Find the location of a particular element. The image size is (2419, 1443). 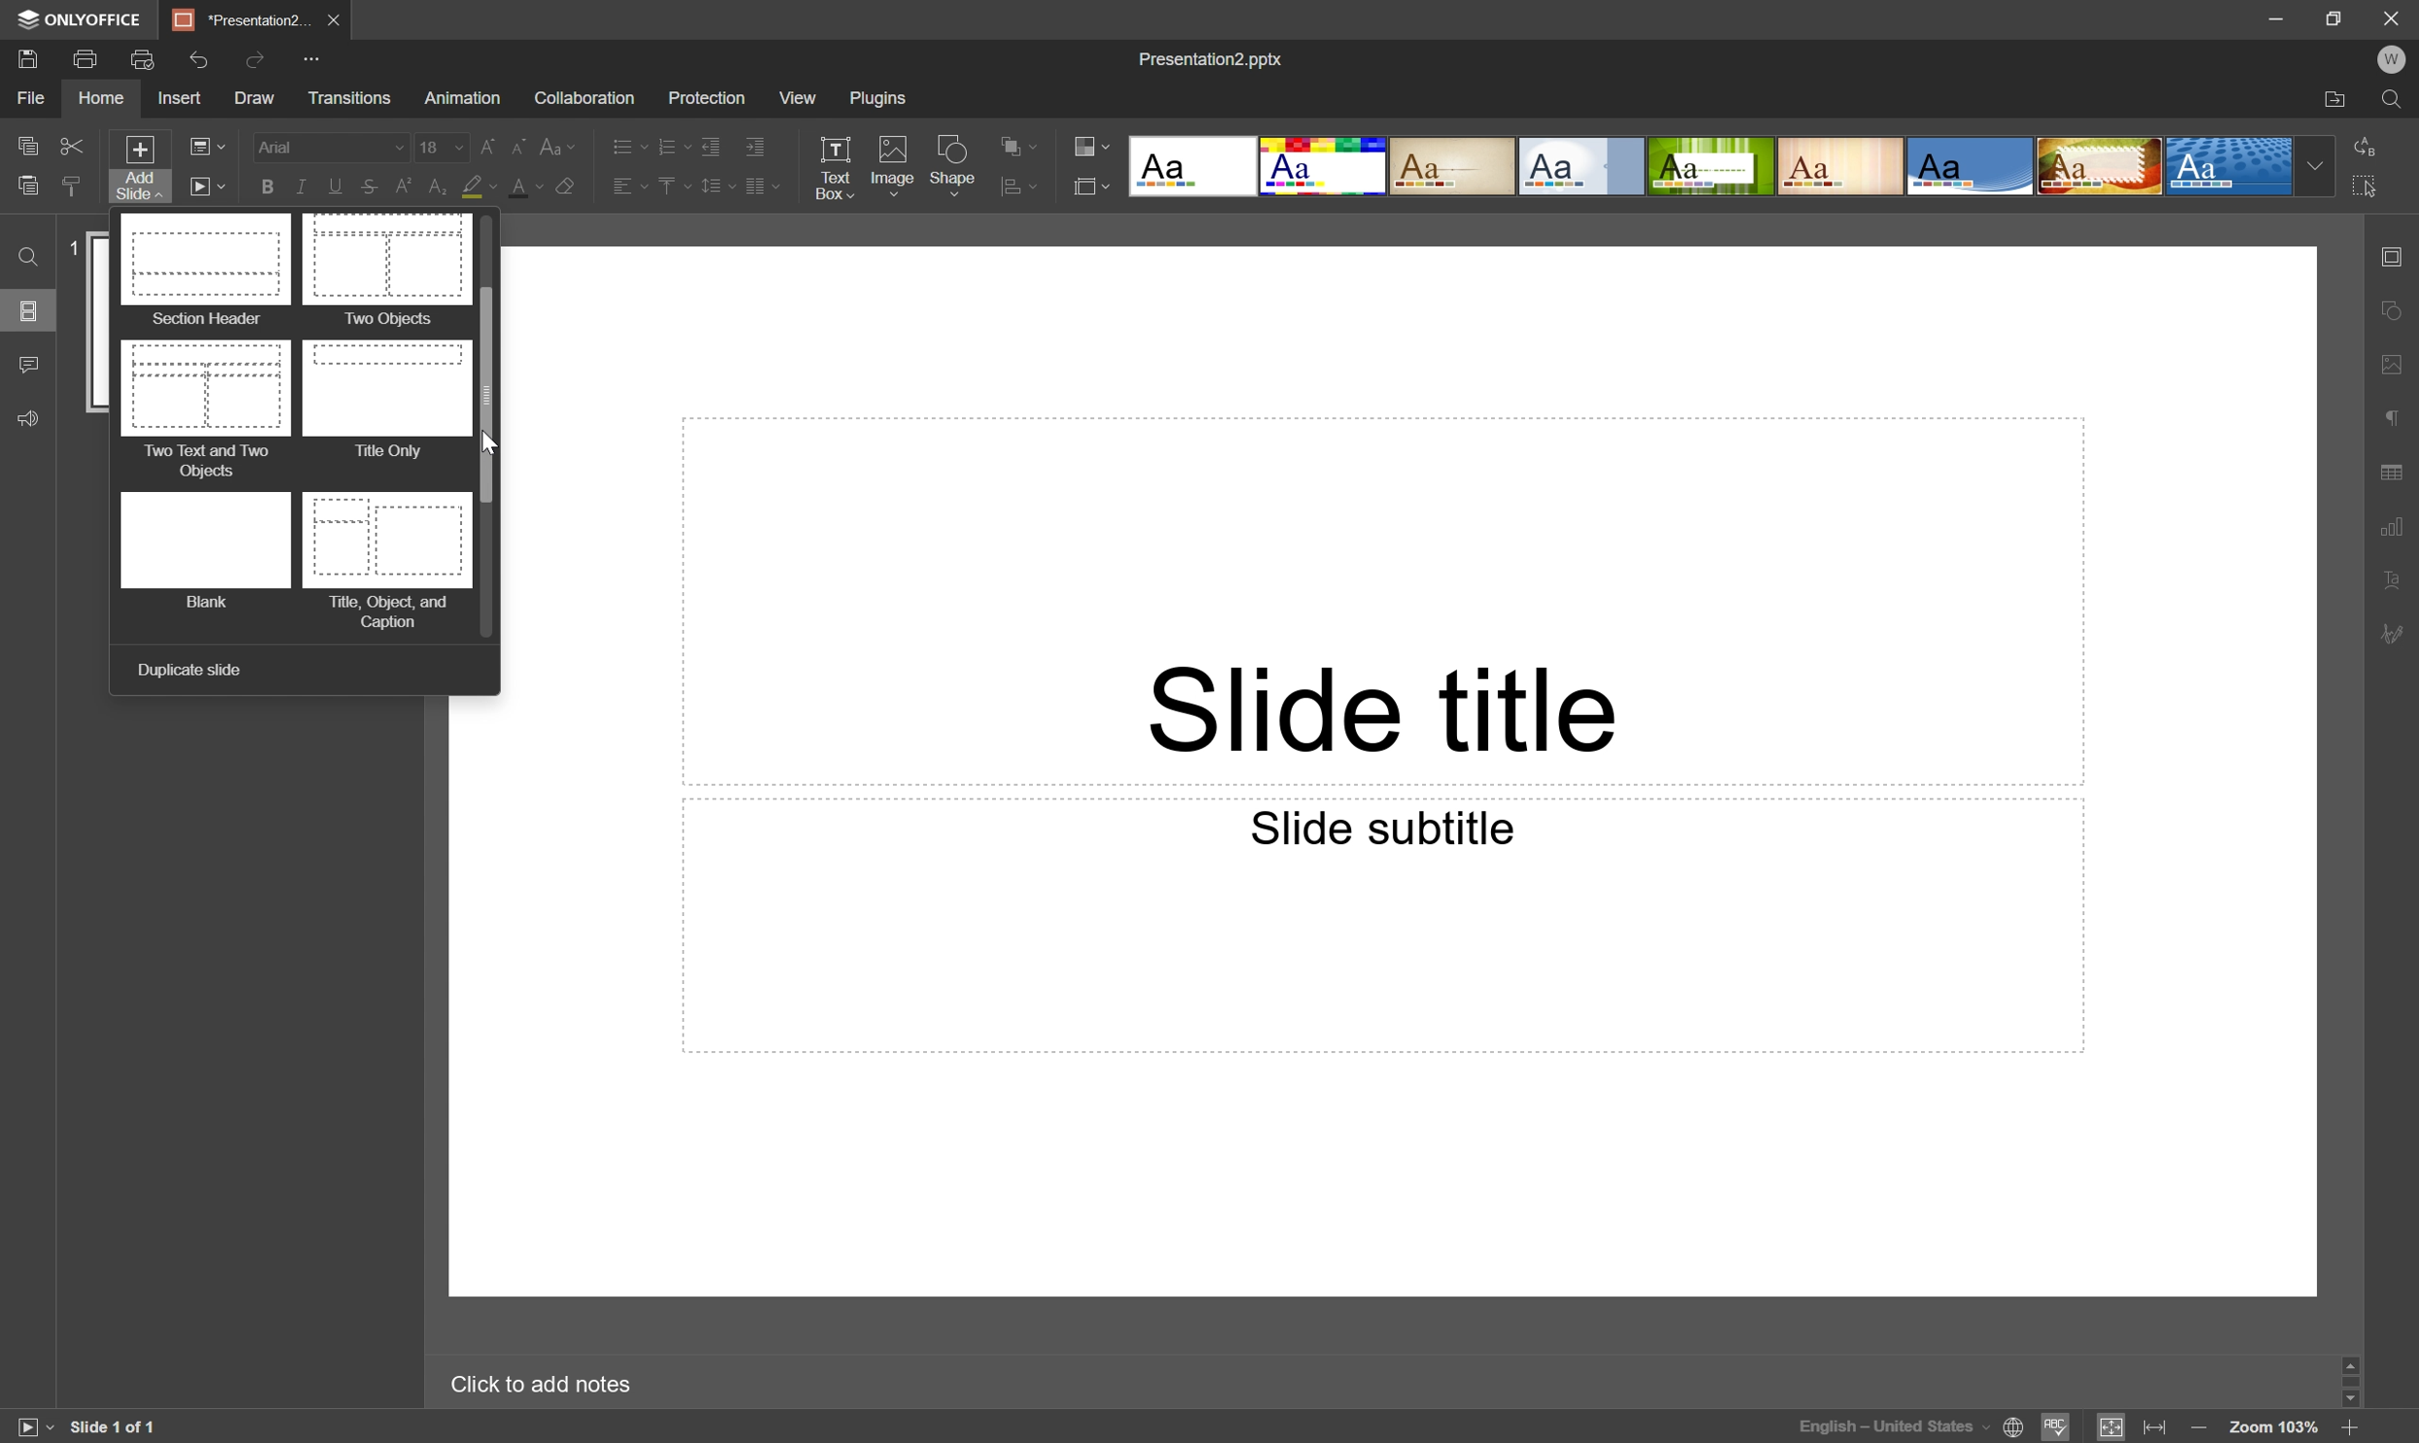

Protection is located at coordinates (703, 96).